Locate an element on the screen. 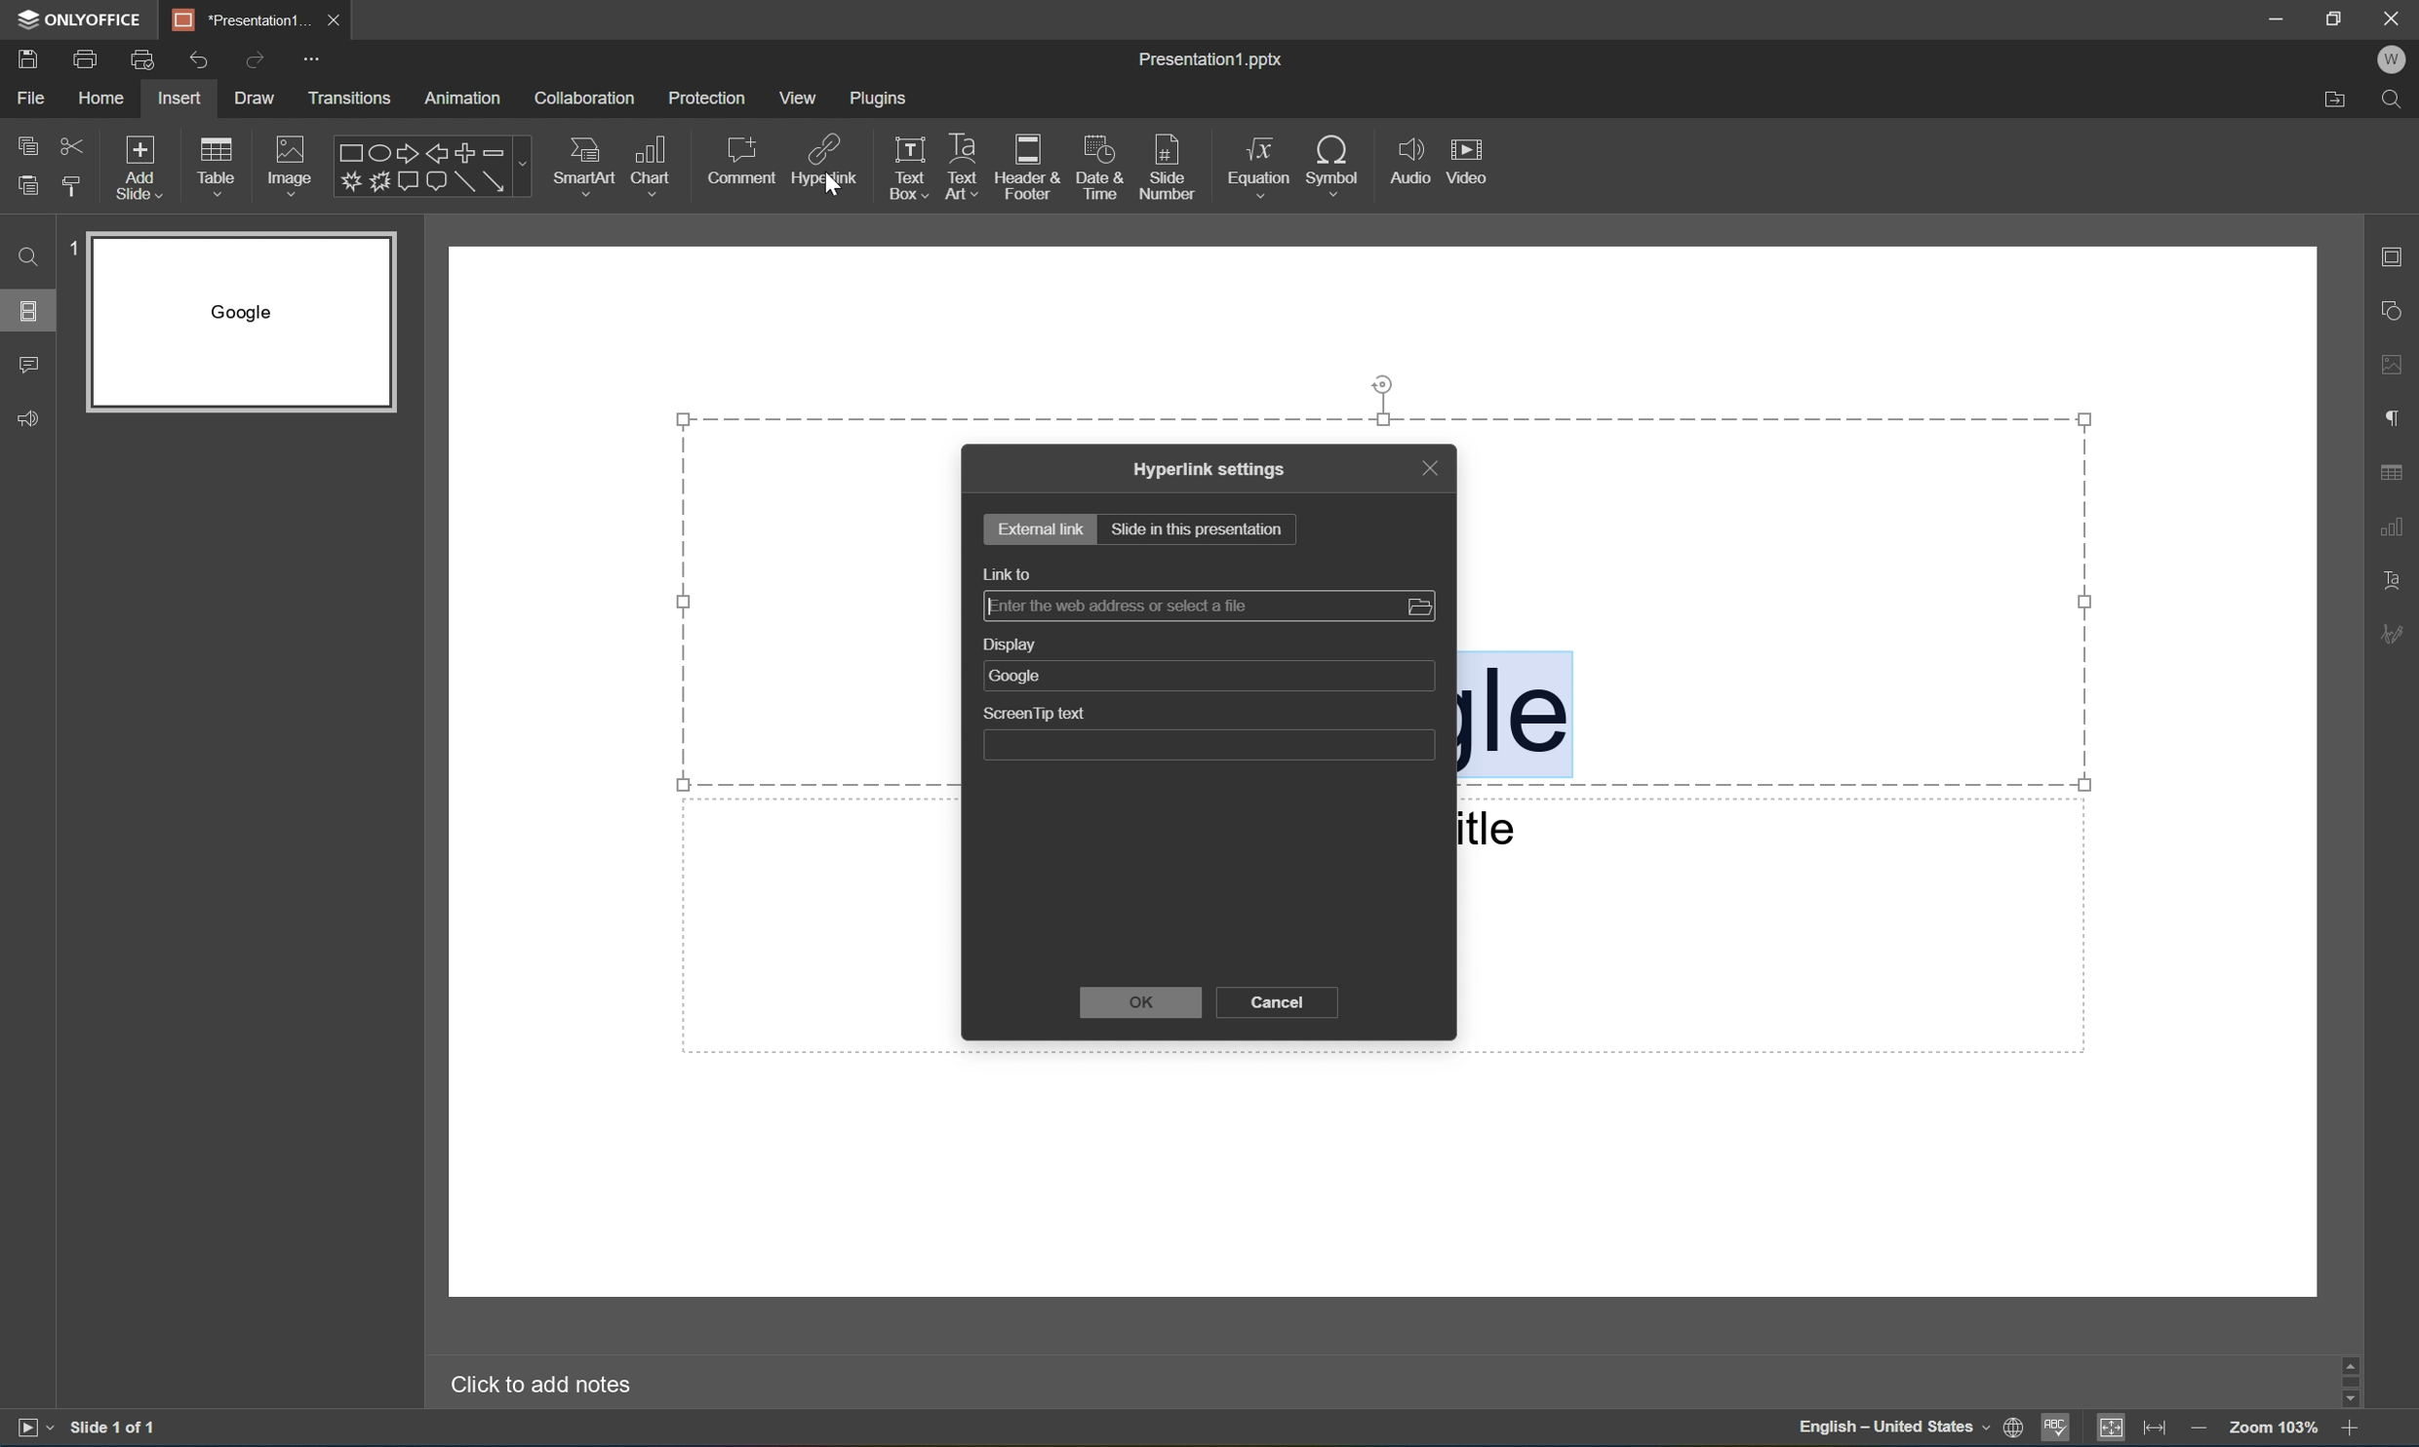  External link is located at coordinates (1043, 527).